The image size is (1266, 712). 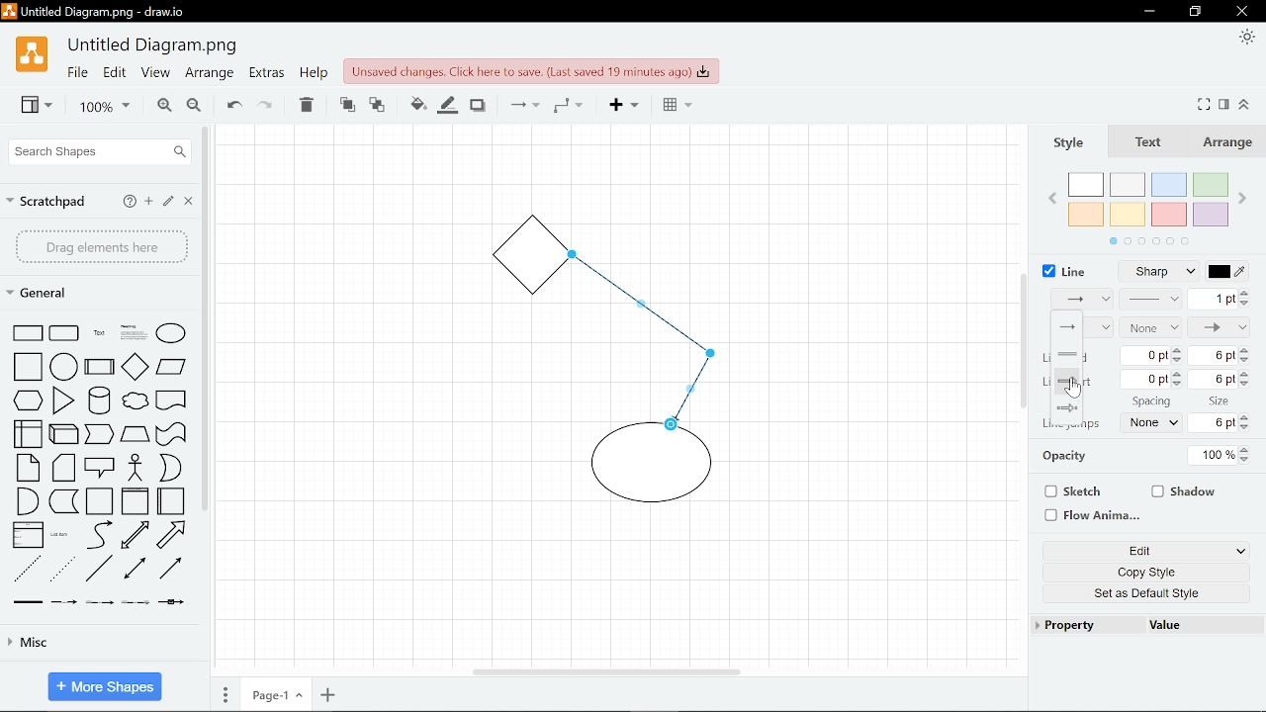 I want to click on Colours, so click(x=1155, y=207).